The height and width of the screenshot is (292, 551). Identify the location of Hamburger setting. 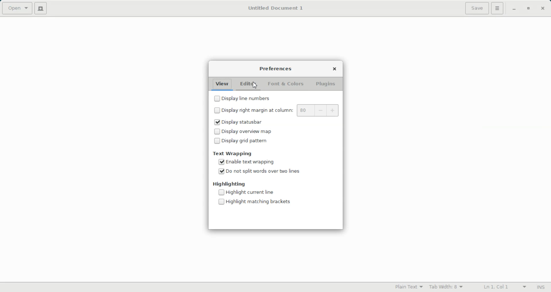
(497, 8).